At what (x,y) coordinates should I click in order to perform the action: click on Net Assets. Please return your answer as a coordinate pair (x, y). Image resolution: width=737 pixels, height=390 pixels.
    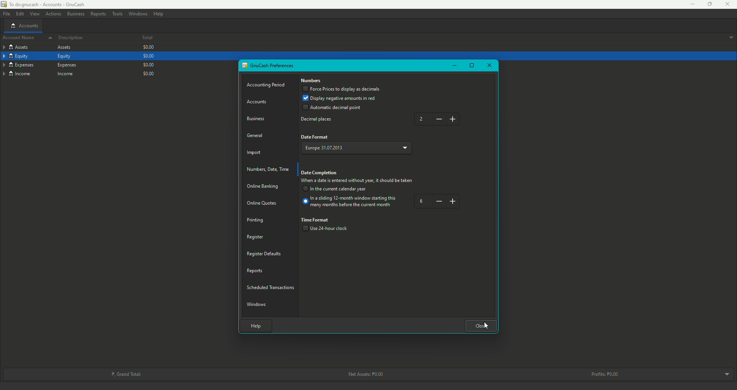
    Looking at the image, I should click on (364, 374).